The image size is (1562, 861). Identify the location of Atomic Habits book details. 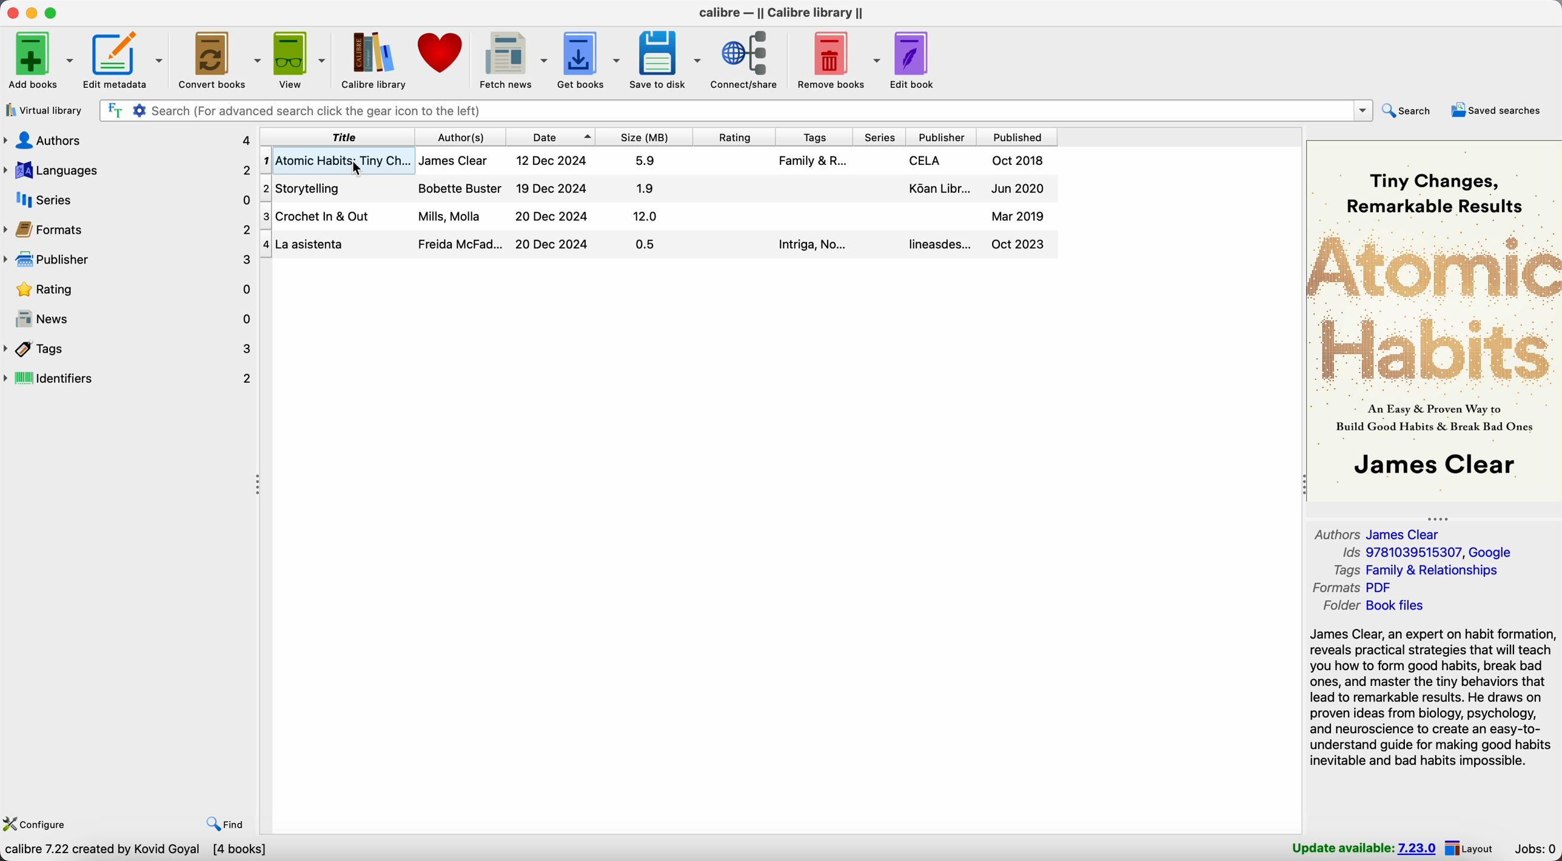
(709, 160).